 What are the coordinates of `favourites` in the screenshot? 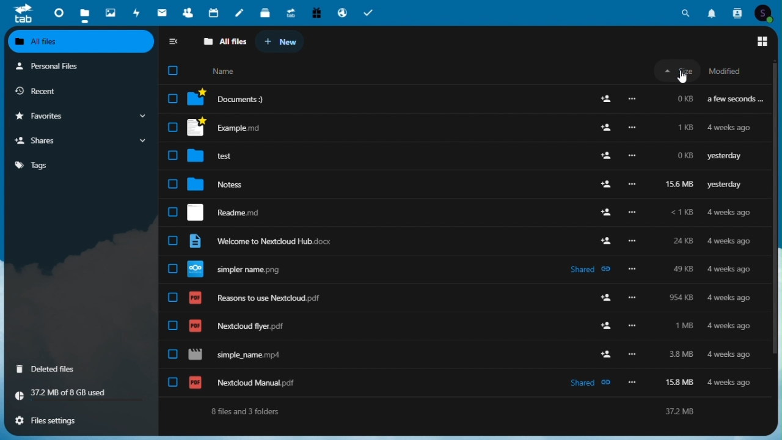 It's located at (78, 117).